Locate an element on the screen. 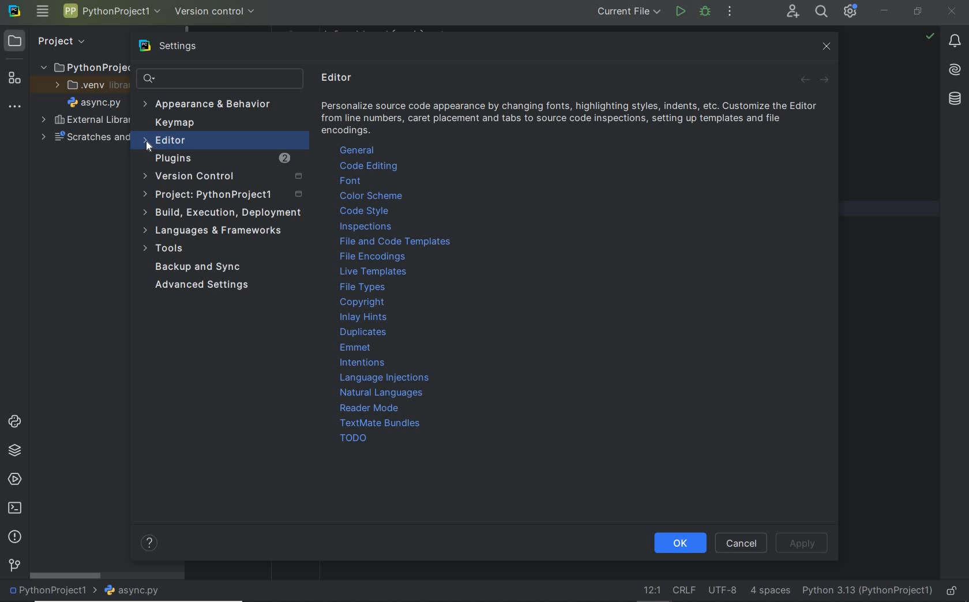 The height and width of the screenshot is (602, 969). close is located at coordinates (828, 48).